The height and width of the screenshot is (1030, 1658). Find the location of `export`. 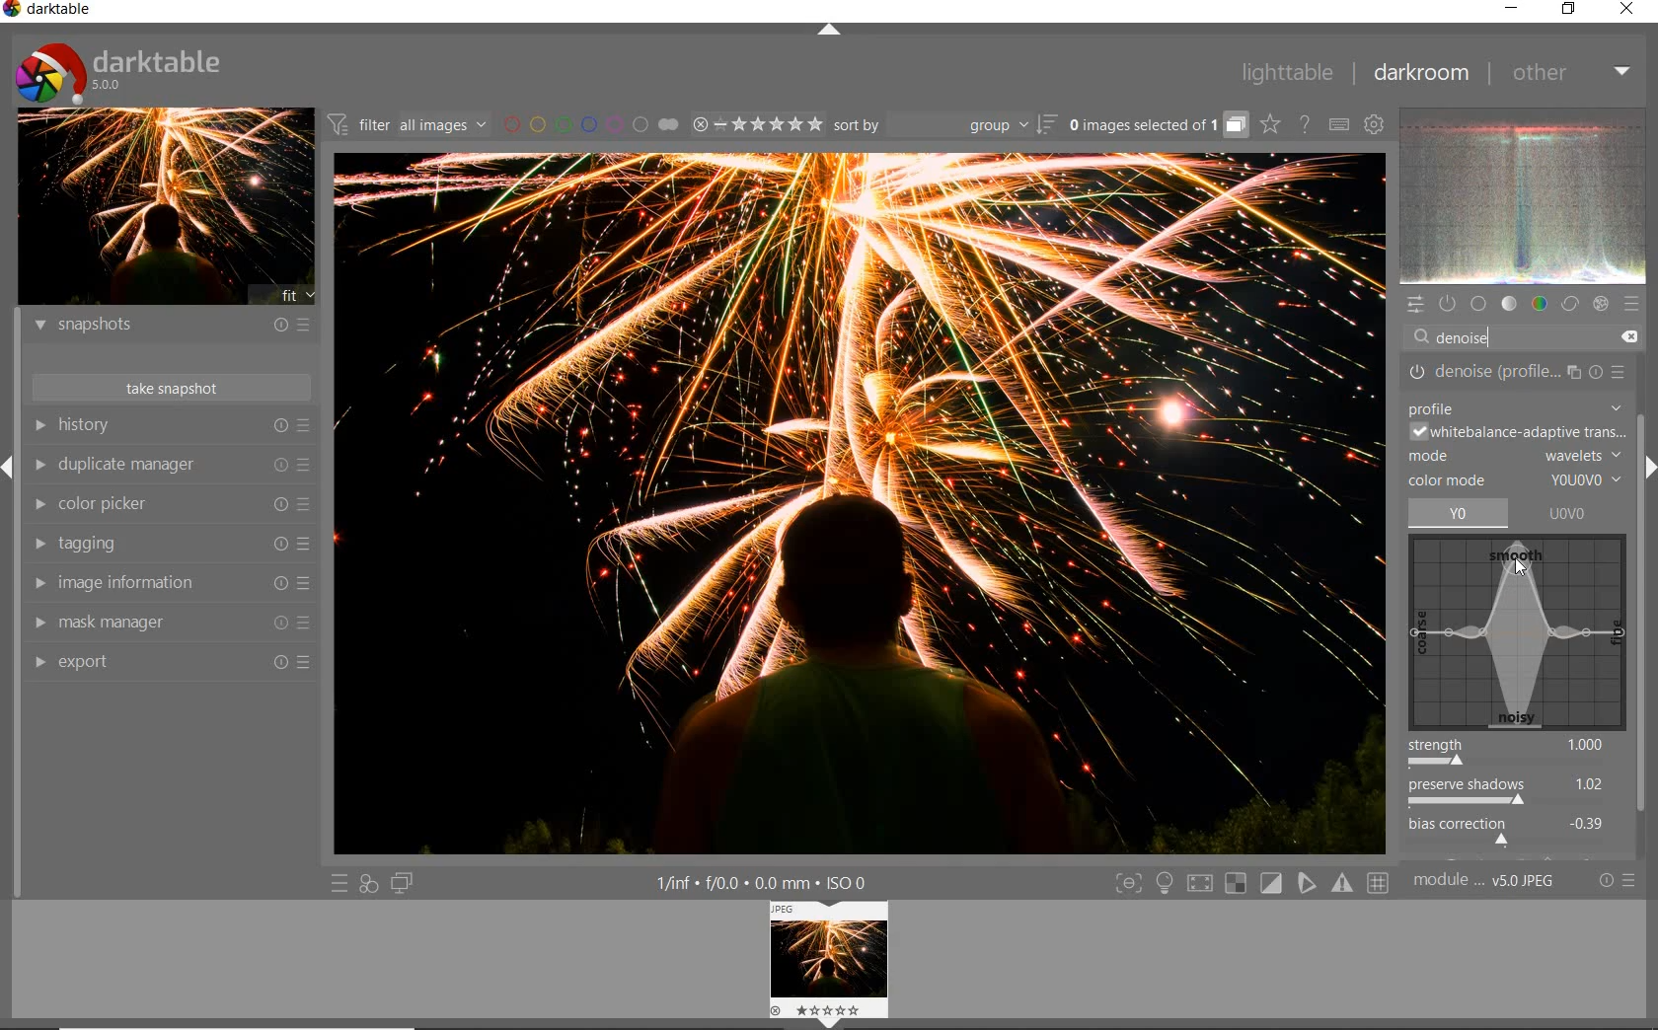

export is located at coordinates (170, 660).